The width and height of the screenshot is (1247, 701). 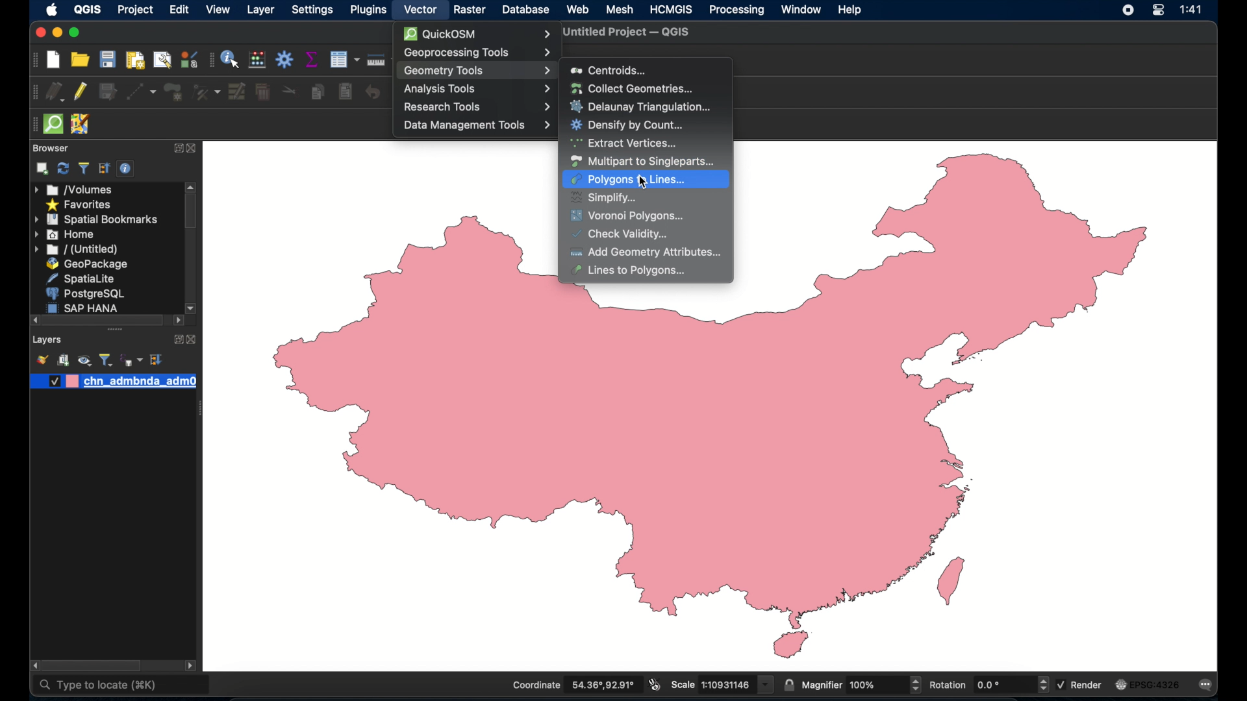 I want to click on browser, so click(x=51, y=148).